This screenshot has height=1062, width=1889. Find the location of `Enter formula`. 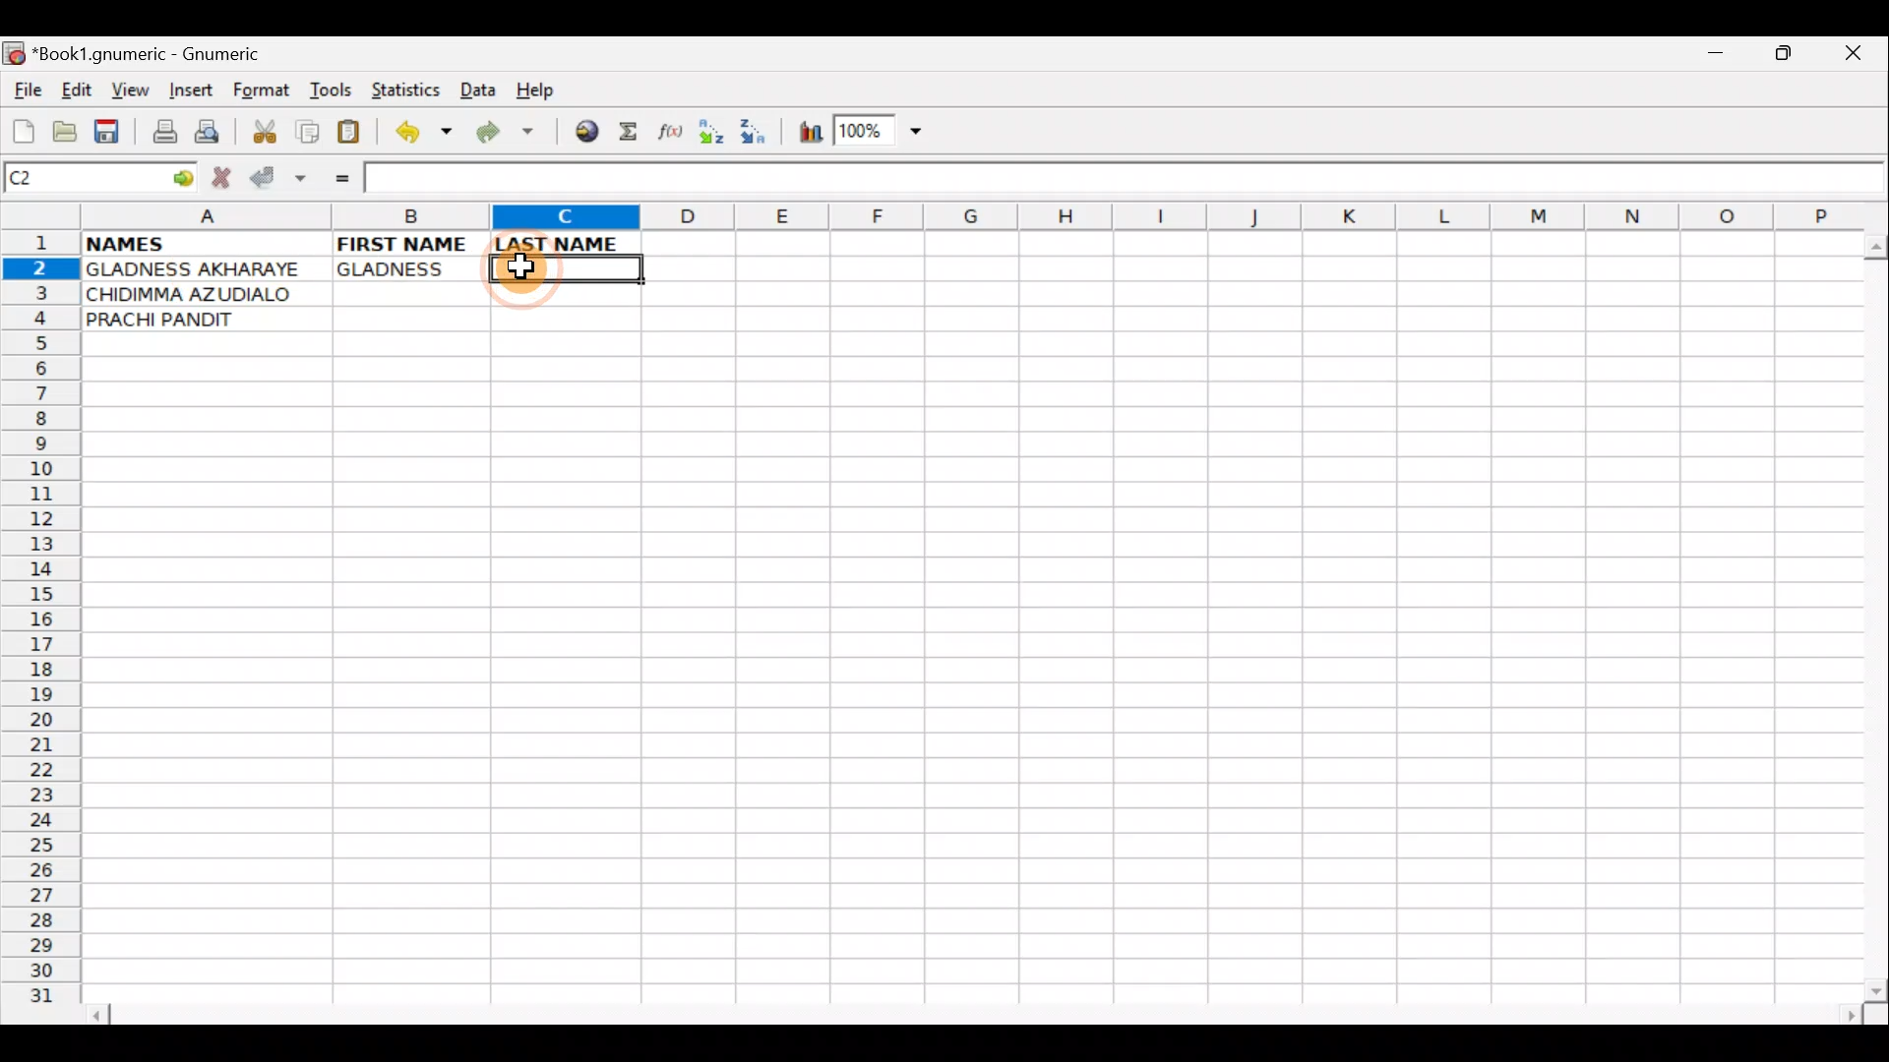

Enter formula is located at coordinates (333, 178).